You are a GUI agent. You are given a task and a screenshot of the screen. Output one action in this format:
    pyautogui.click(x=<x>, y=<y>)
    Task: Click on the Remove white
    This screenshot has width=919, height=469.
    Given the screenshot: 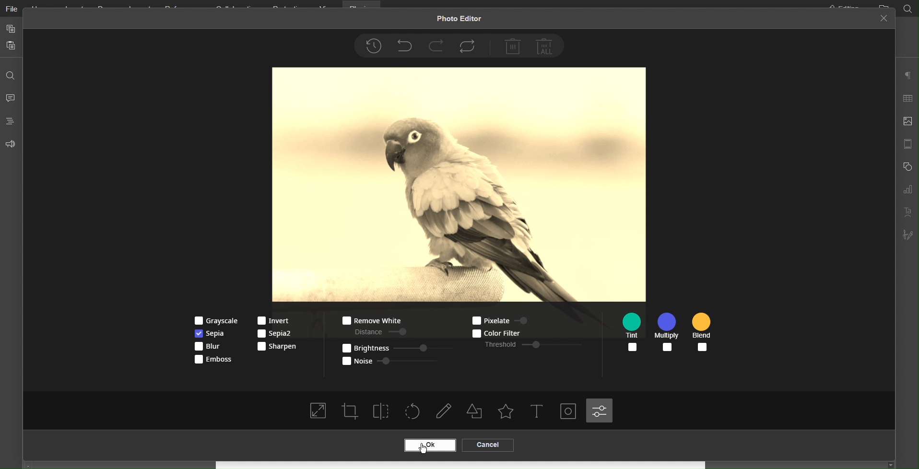 What is the action you would take?
    pyautogui.click(x=370, y=321)
    